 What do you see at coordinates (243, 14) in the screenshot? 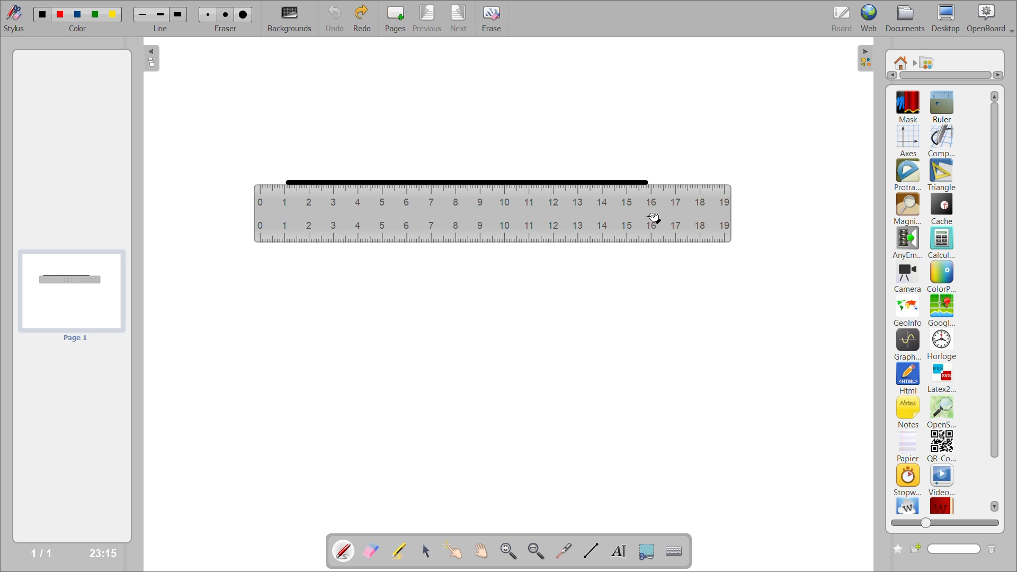
I see `eraser 3` at bounding box center [243, 14].